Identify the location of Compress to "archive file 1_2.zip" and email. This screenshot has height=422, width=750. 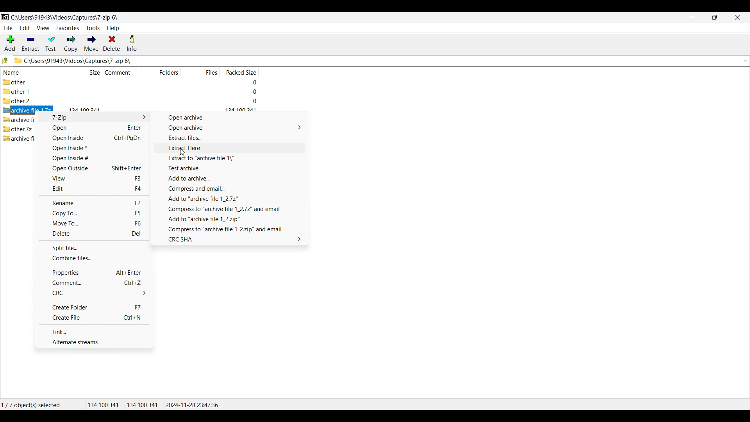
(232, 229).